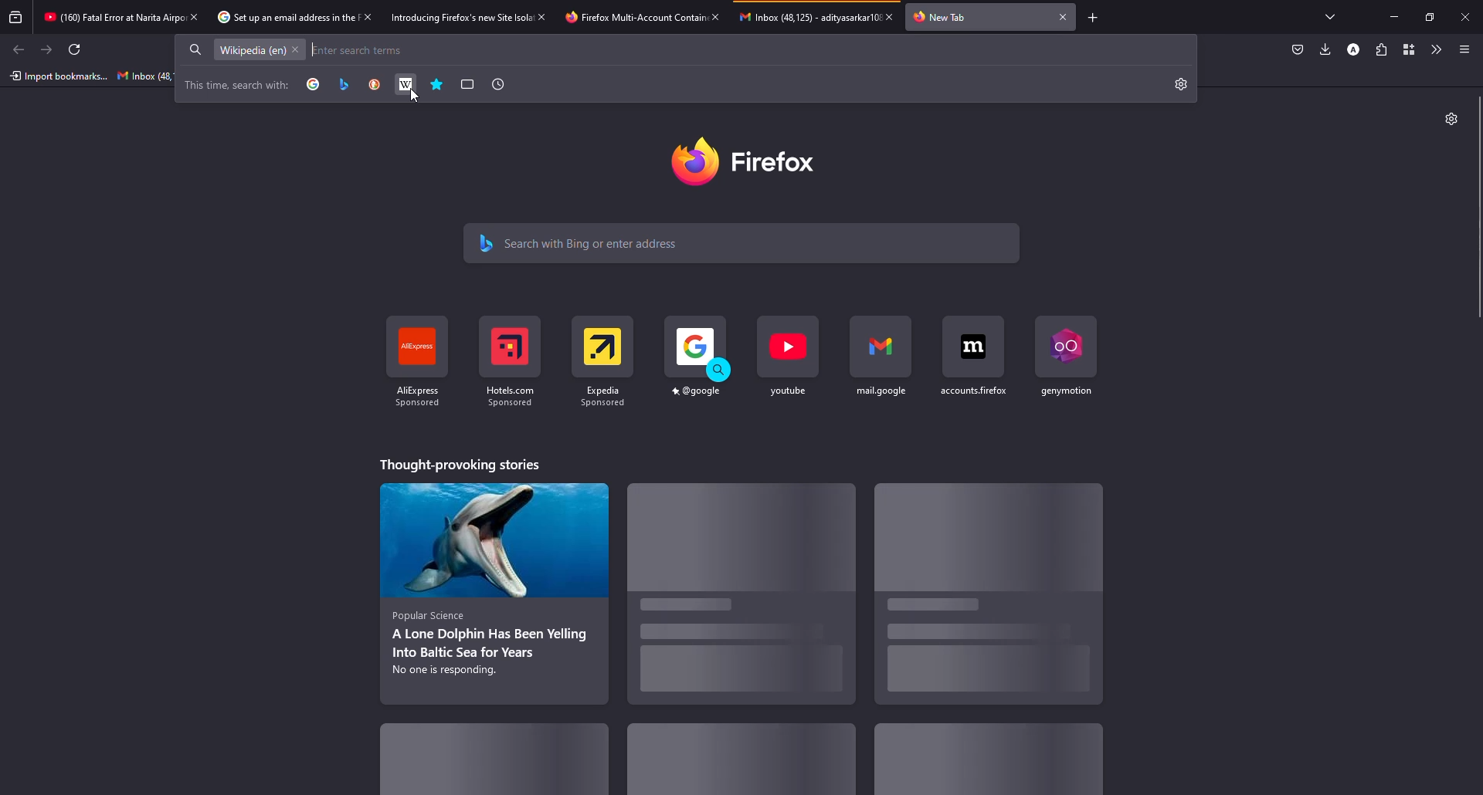  Describe the element at coordinates (992, 596) in the screenshot. I see `stories` at that location.